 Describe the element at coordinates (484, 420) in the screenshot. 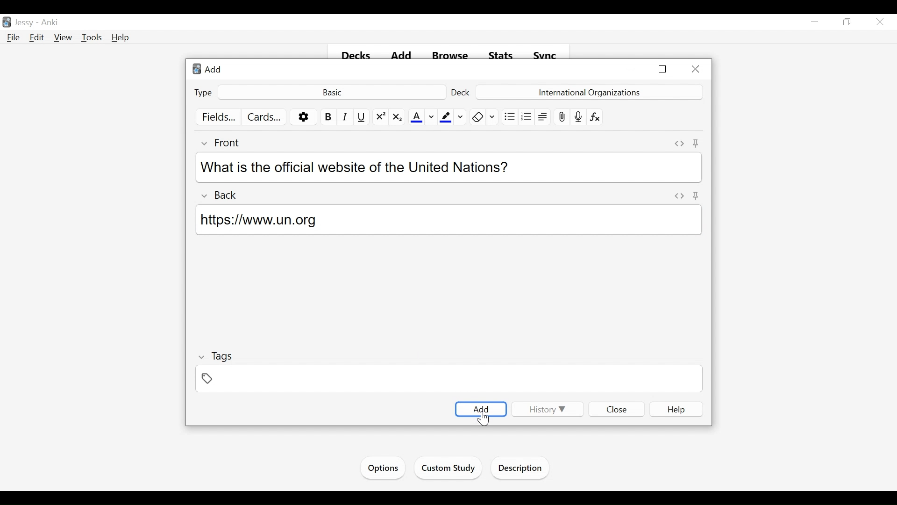

I see `Cursor` at that location.